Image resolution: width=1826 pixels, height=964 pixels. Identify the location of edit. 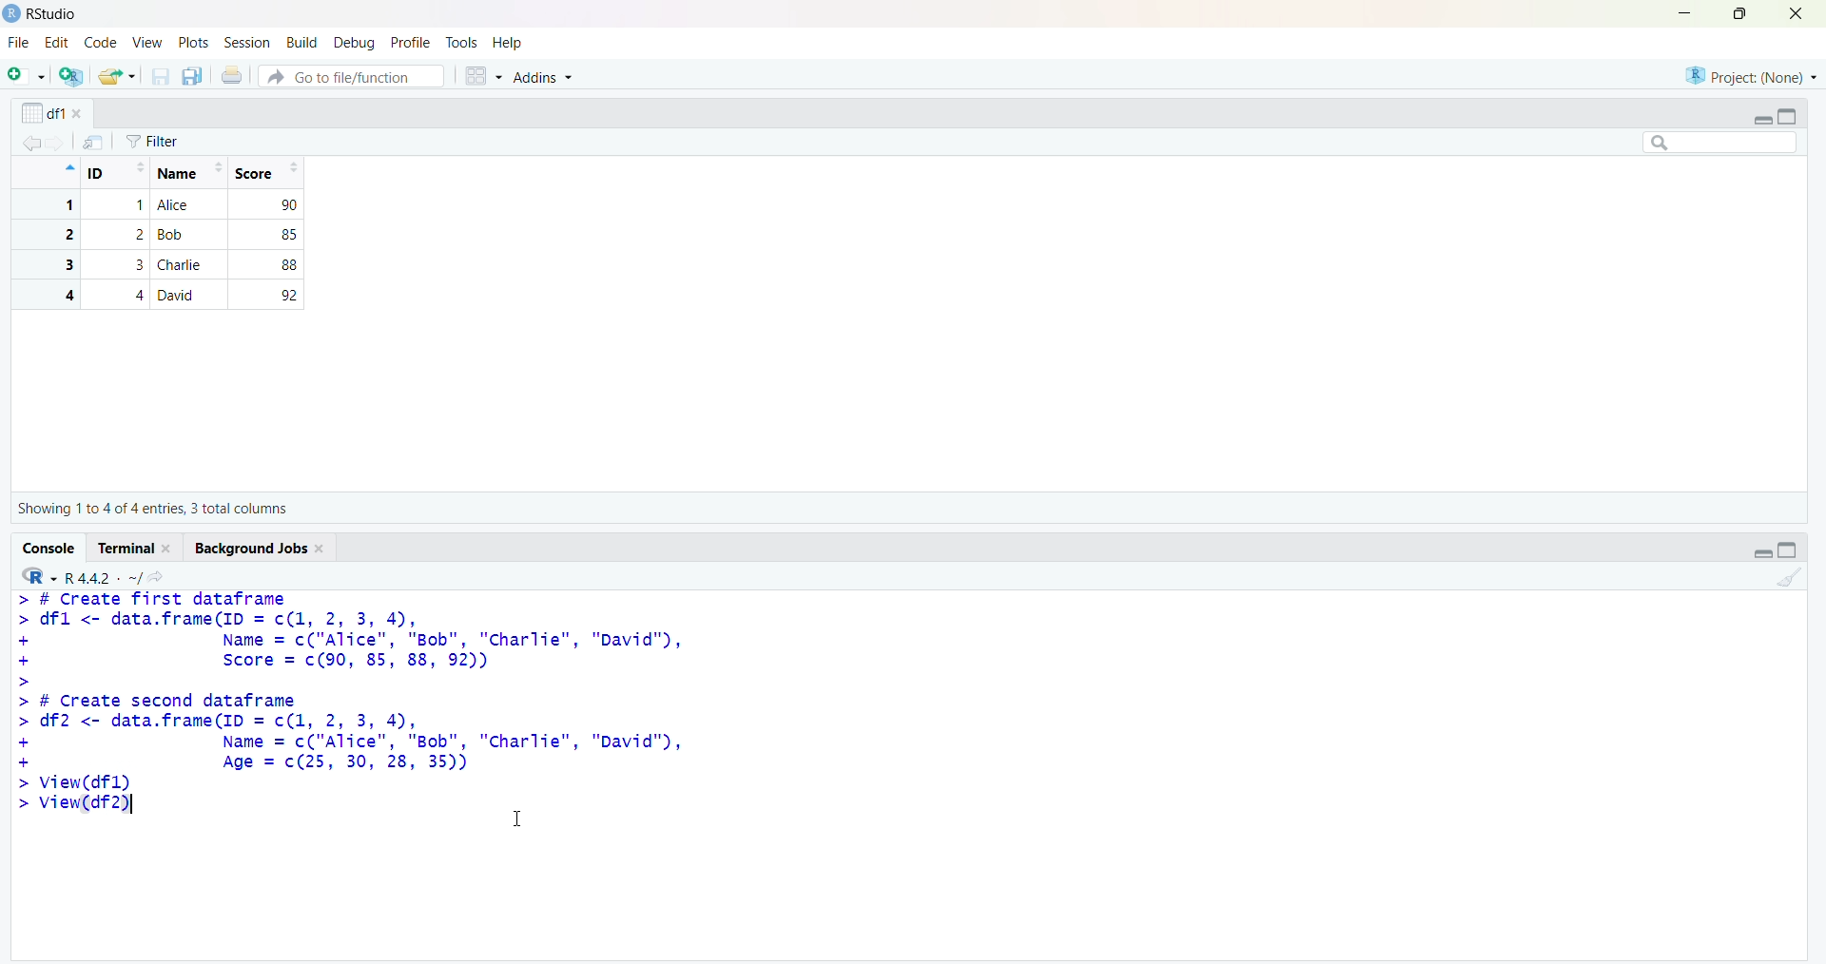
(57, 43).